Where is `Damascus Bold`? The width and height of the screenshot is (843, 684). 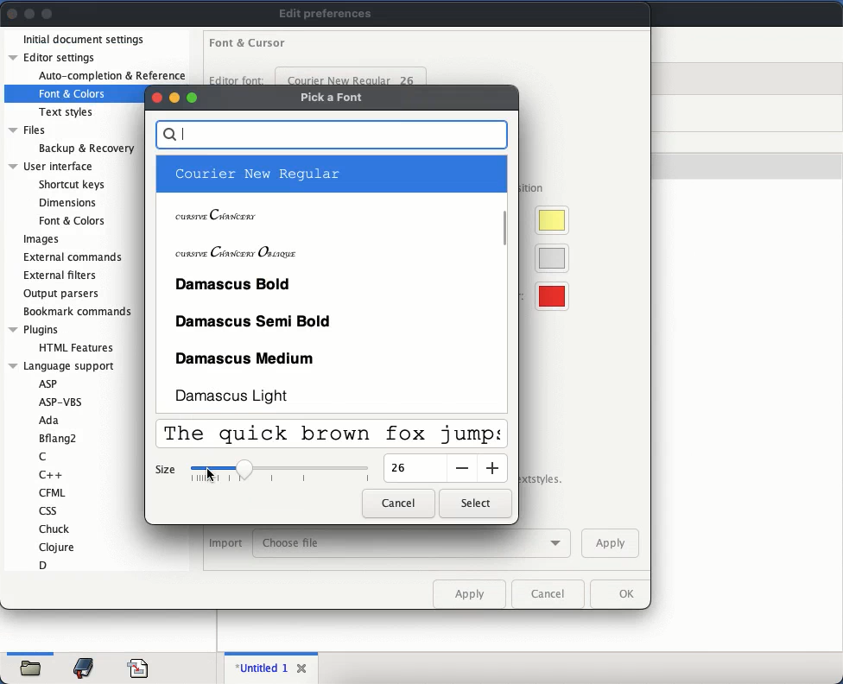 Damascus Bold is located at coordinates (236, 282).